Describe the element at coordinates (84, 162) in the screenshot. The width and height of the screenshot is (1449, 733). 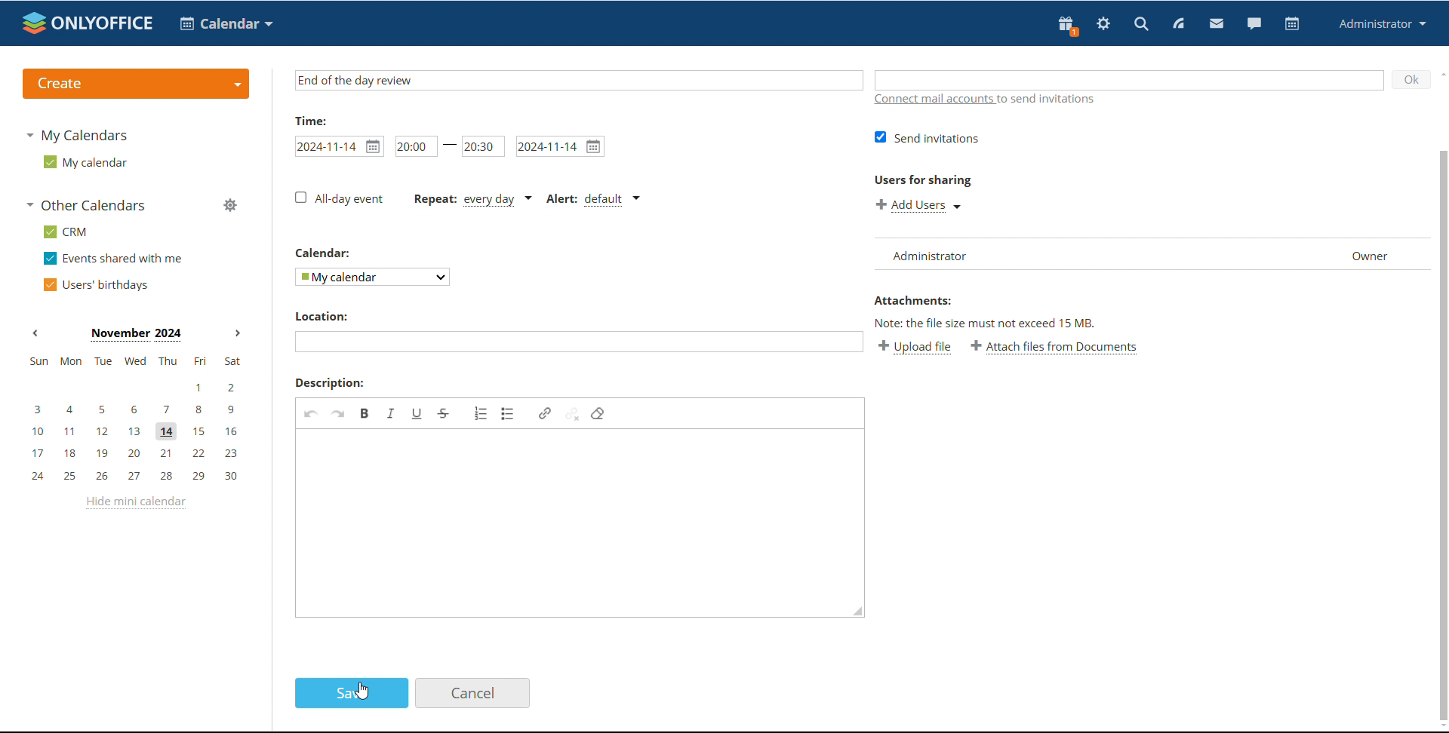
I see `my calendar` at that location.